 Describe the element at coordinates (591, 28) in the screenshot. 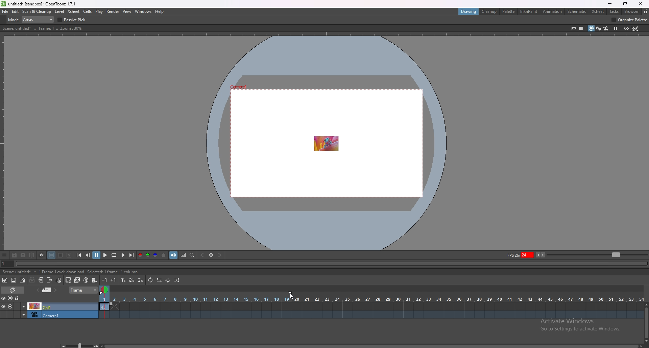

I see `camera stand view` at that location.